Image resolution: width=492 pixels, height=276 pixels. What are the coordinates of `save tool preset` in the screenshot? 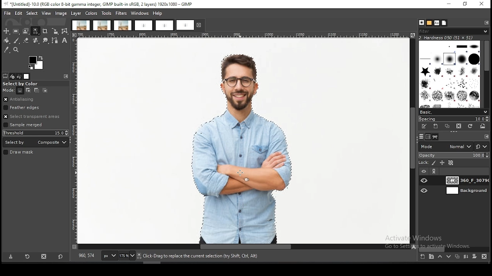 It's located at (10, 256).